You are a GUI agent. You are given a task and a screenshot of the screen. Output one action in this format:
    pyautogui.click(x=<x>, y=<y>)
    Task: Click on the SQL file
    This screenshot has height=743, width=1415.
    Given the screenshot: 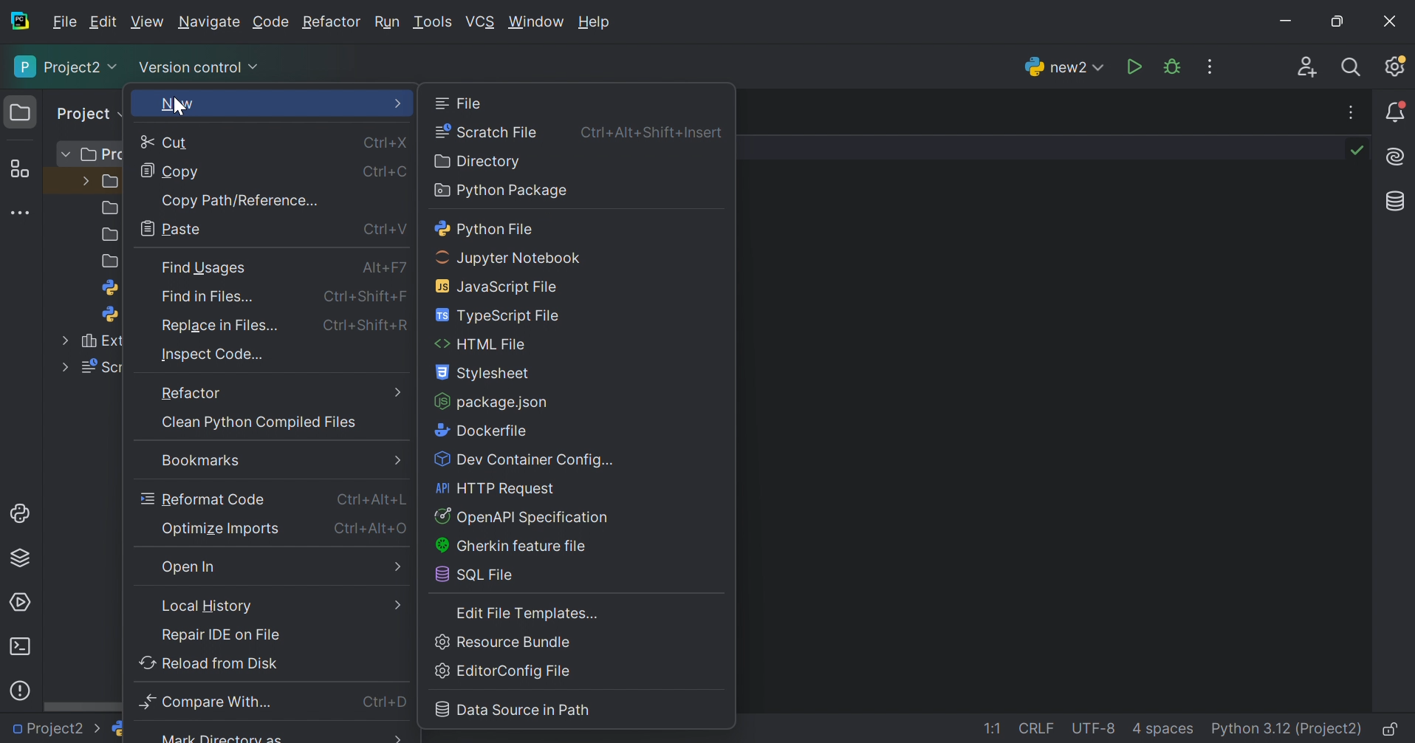 What is the action you would take?
    pyautogui.click(x=479, y=575)
    